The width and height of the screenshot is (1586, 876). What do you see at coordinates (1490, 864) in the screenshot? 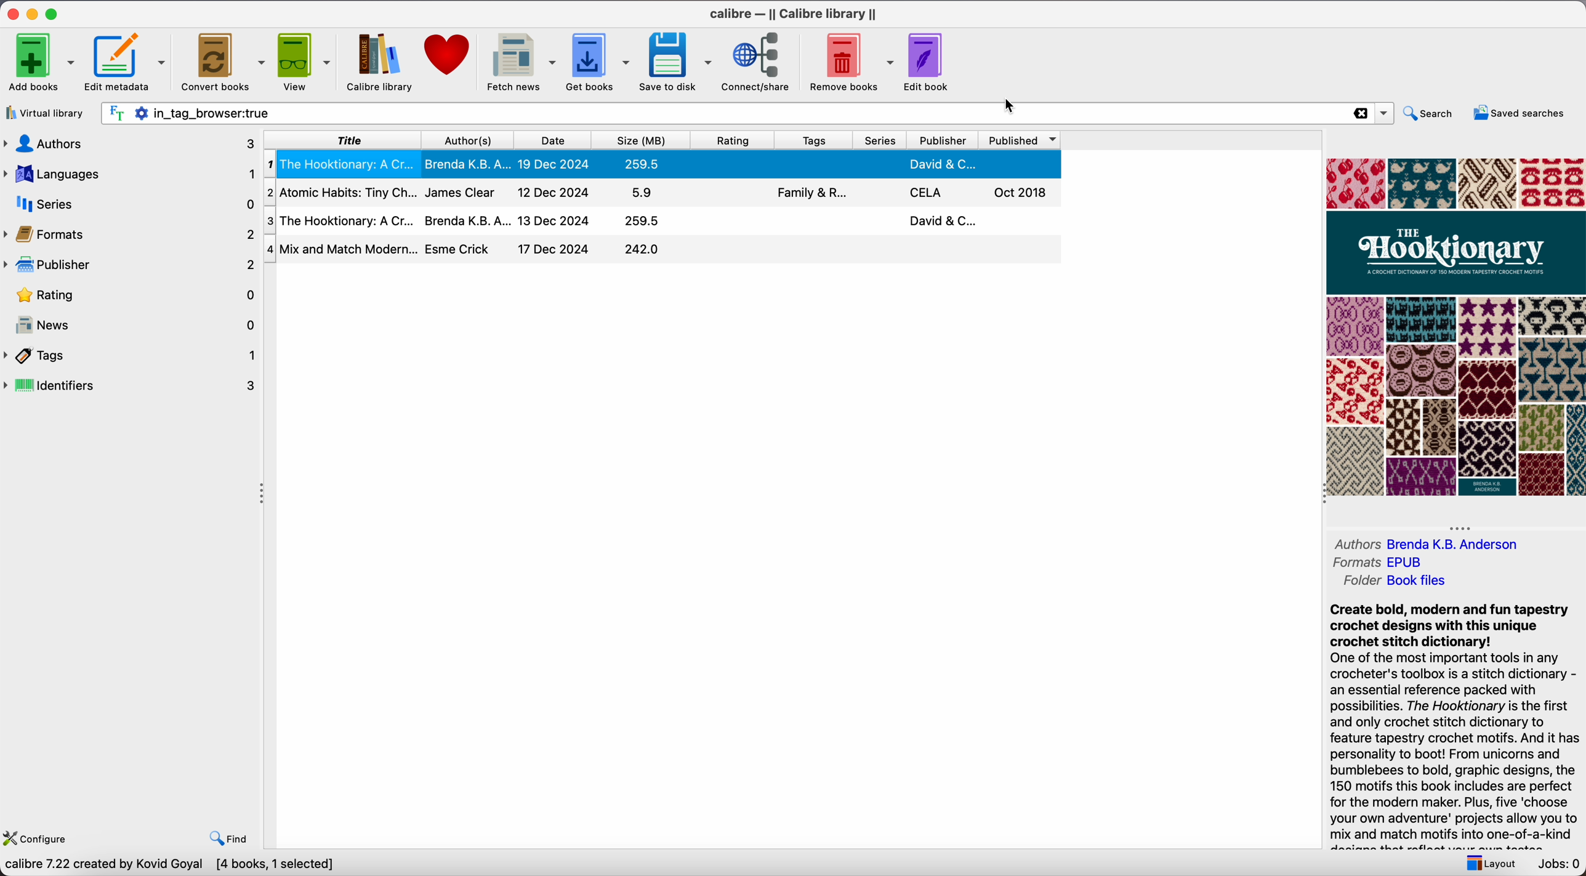
I see `layout` at bounding box center [1490, 864].